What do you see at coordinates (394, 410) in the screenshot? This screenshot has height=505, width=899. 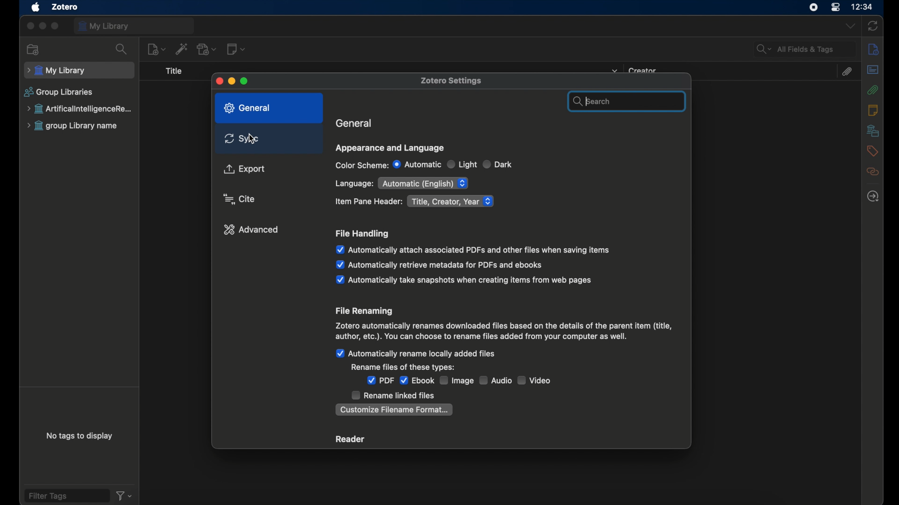 I see `customize filename format` at bounding box center [394, 410].